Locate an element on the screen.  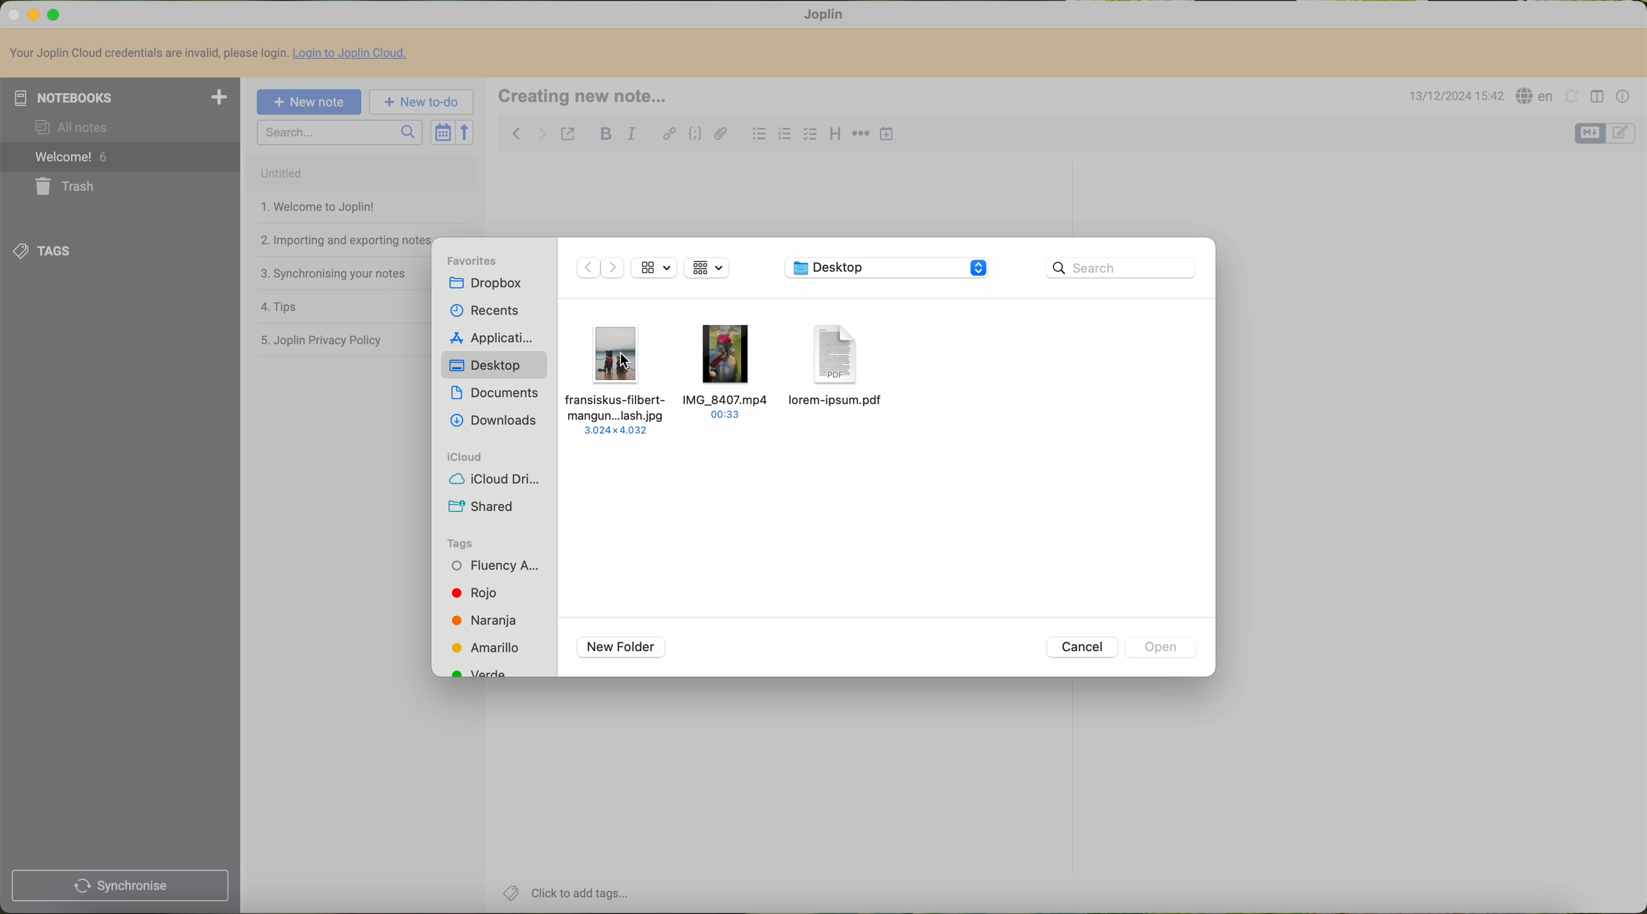
notebooks is located at coordinates (120, 97).